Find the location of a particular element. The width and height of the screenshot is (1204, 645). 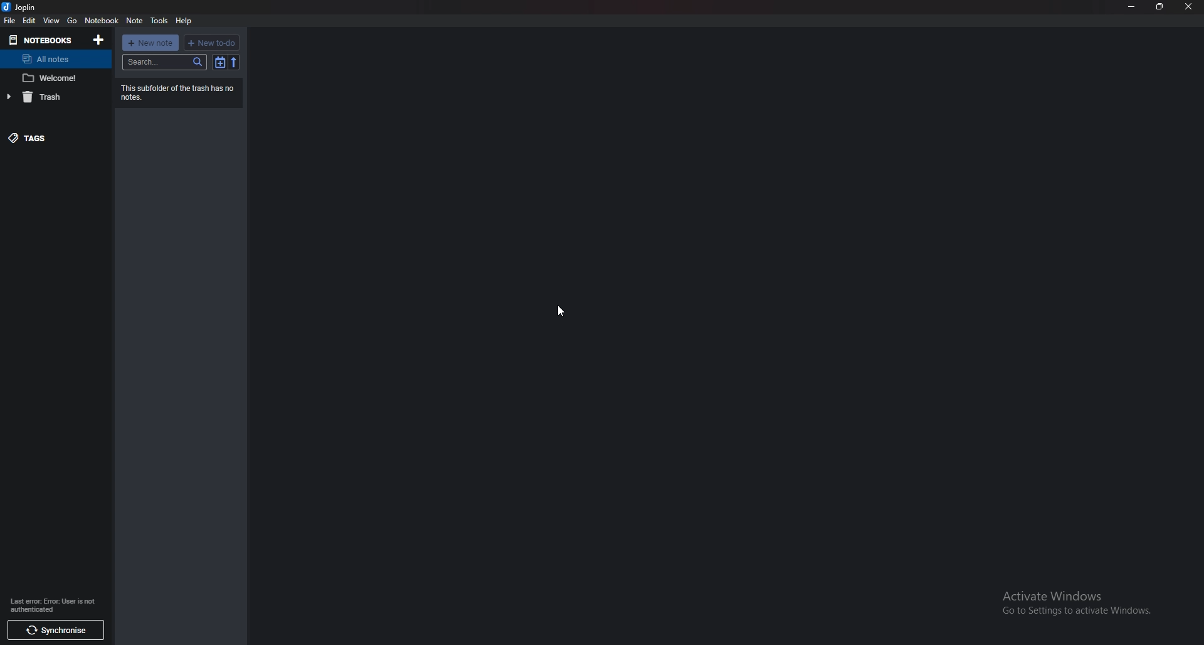

New to do is located at coordinates (211, 43).